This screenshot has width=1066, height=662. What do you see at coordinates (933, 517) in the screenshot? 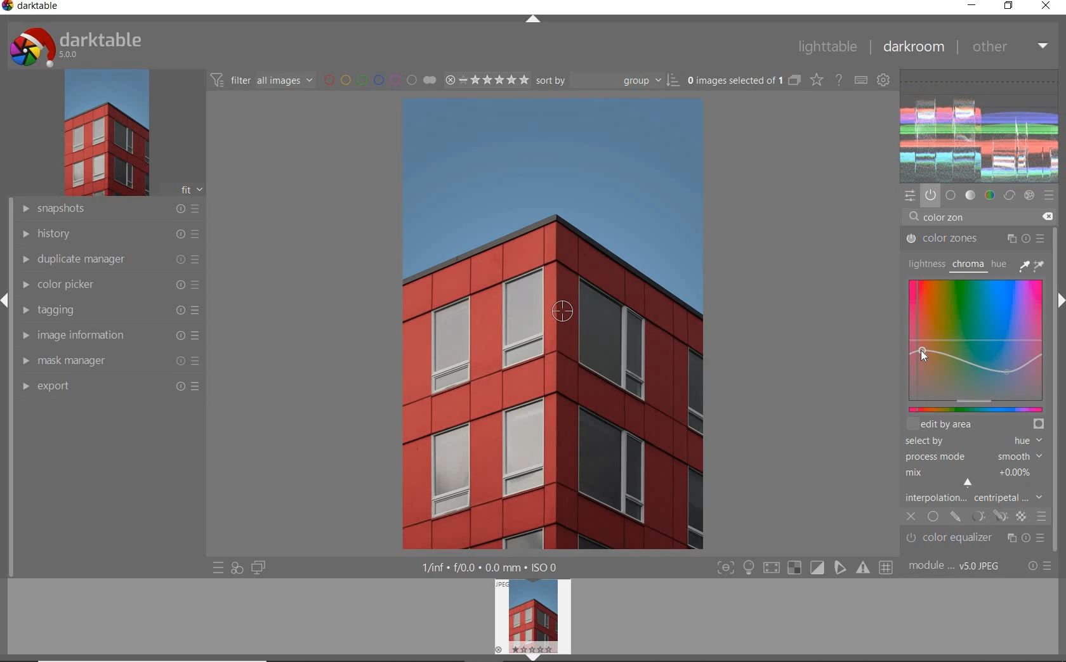
I see `UNIFORMLY` at bounding box center [933, 517].